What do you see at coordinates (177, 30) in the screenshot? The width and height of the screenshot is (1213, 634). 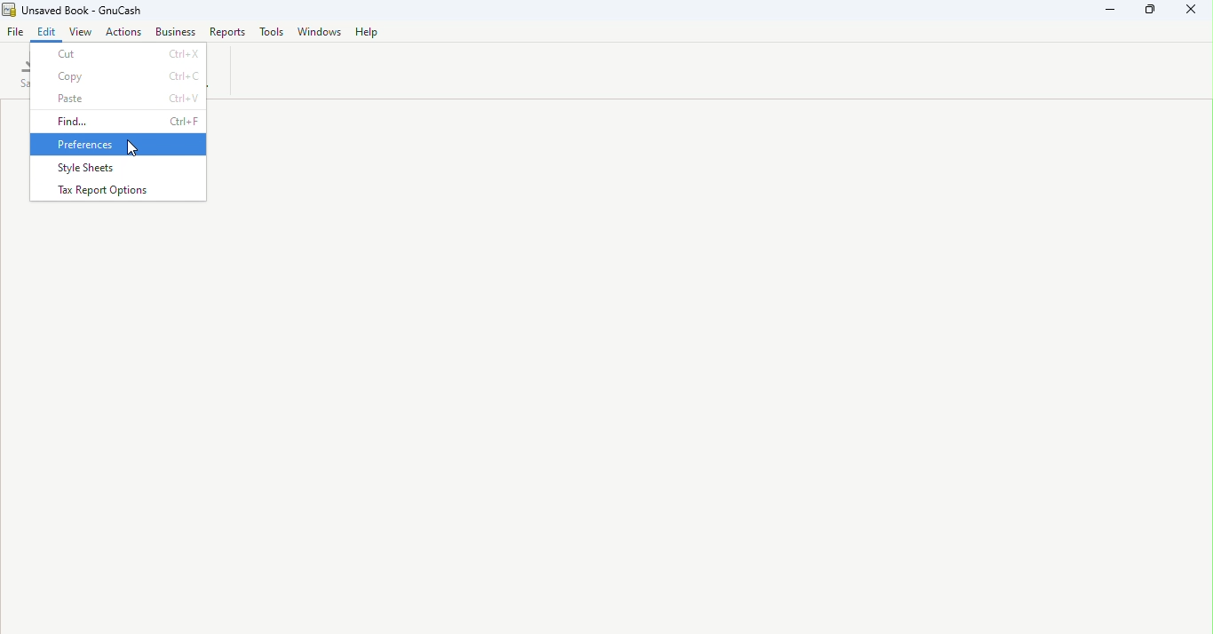 I see `Business` at bounding box center [177, 30].